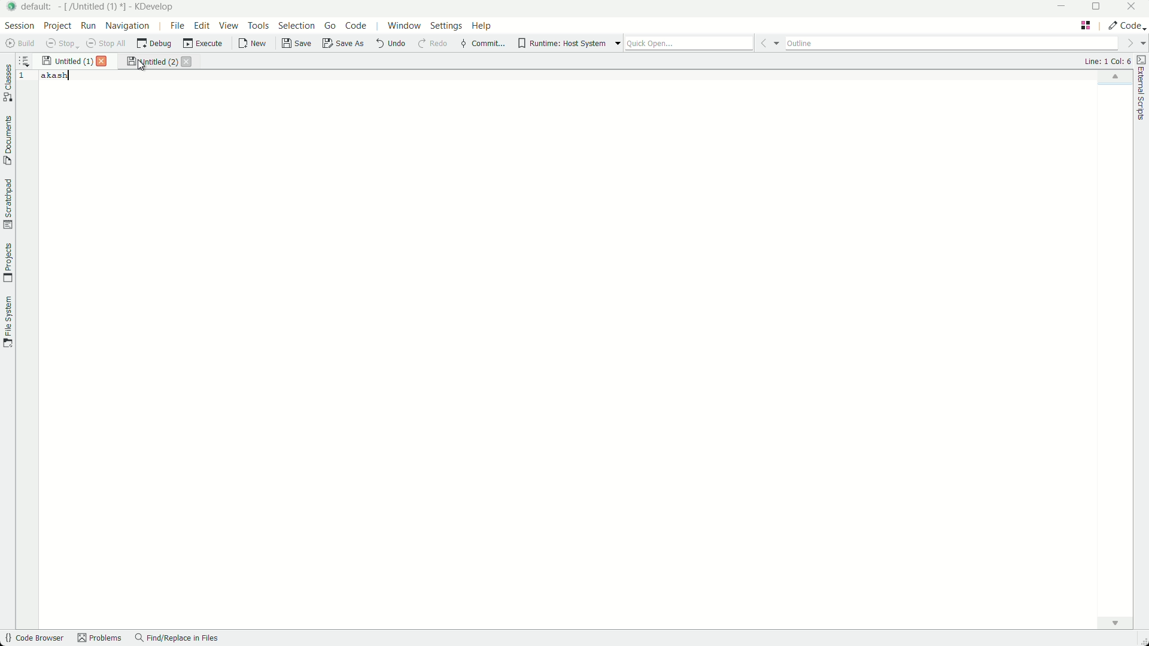  What do you see at coordinates (100, 639) in the screenshot?
I see `problems` at bounding box center [100, 639].